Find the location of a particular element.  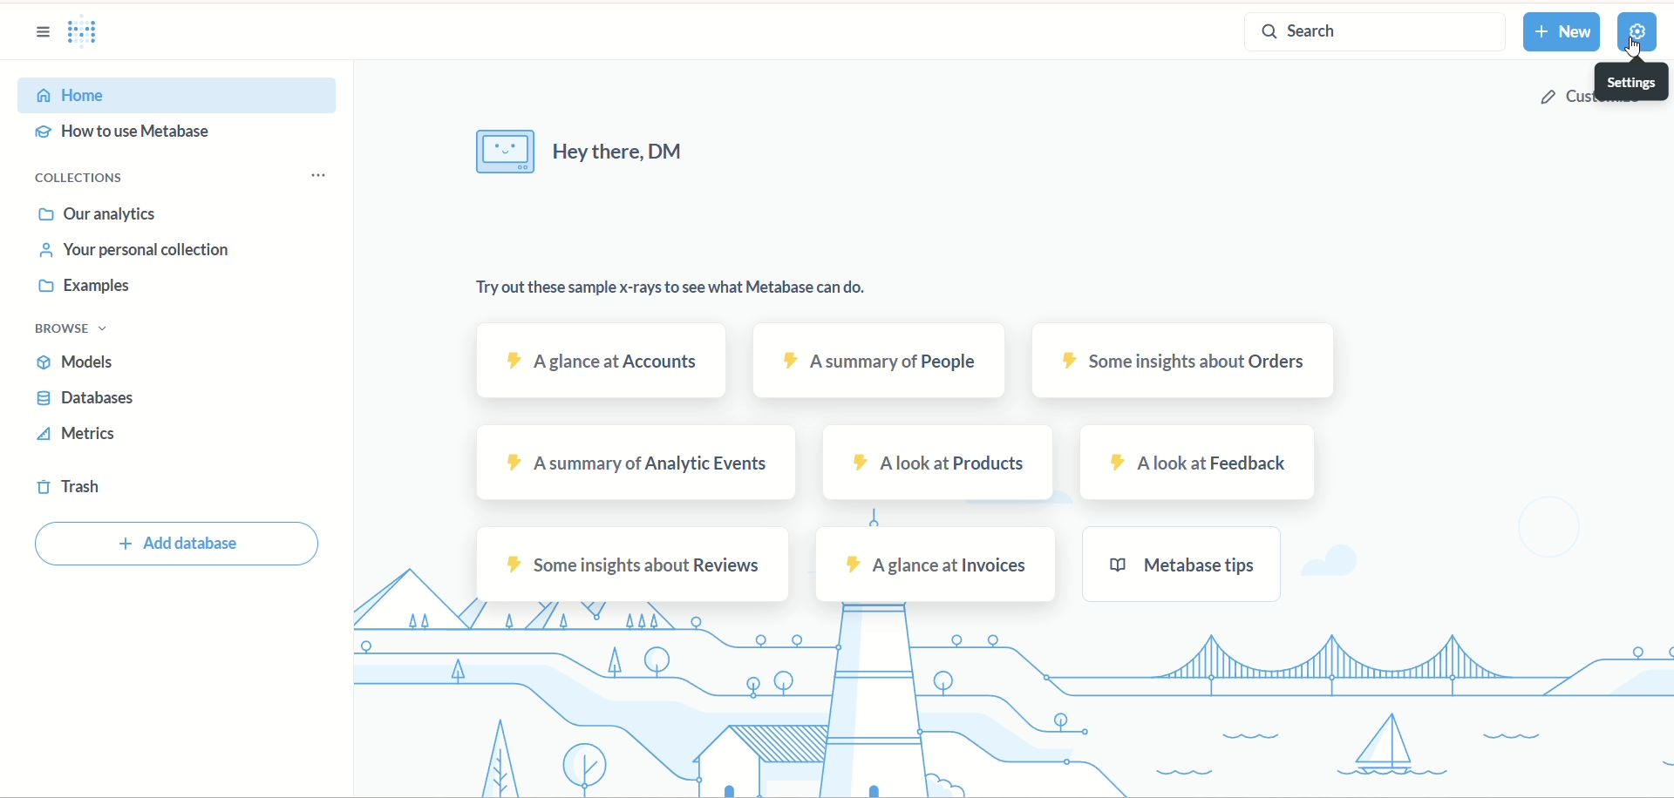

models is located at coordinates (77, 363).